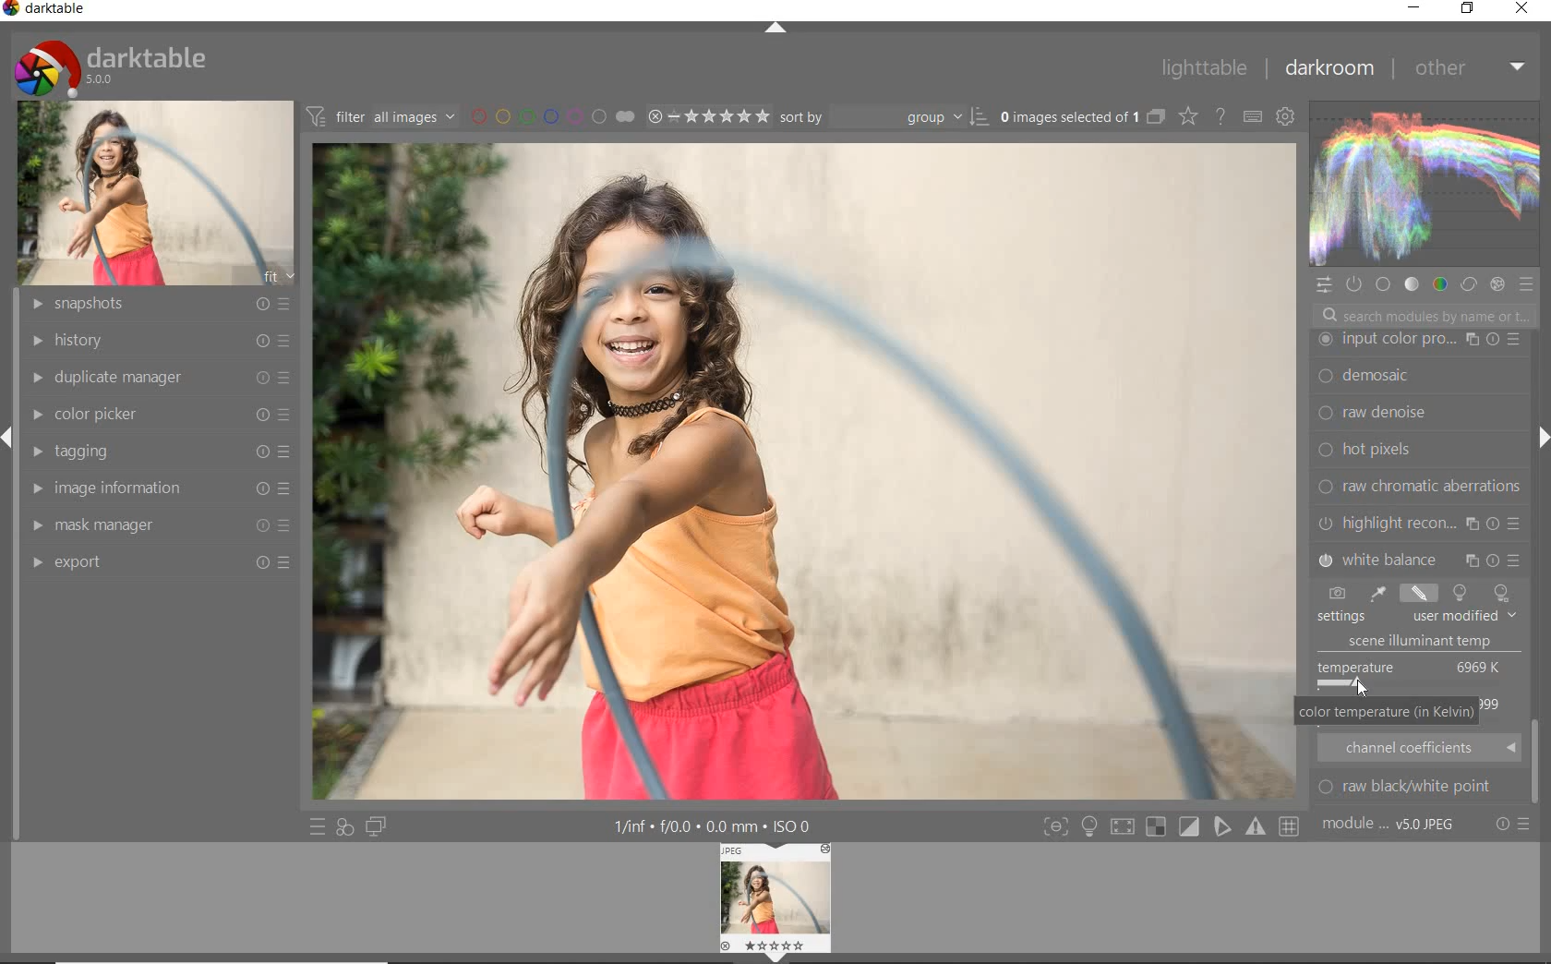  I want to click on output color preset, so click(1417, 450).